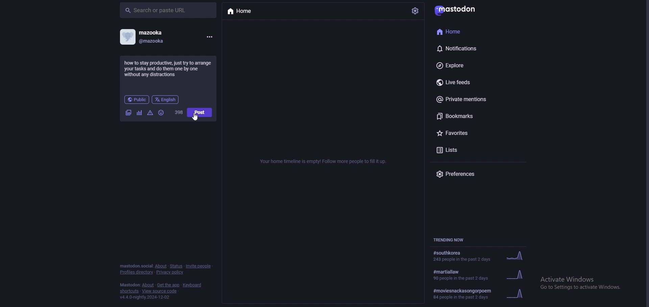 This screenshot has width=649, height=307. I want to click on home, so click(246, 11).